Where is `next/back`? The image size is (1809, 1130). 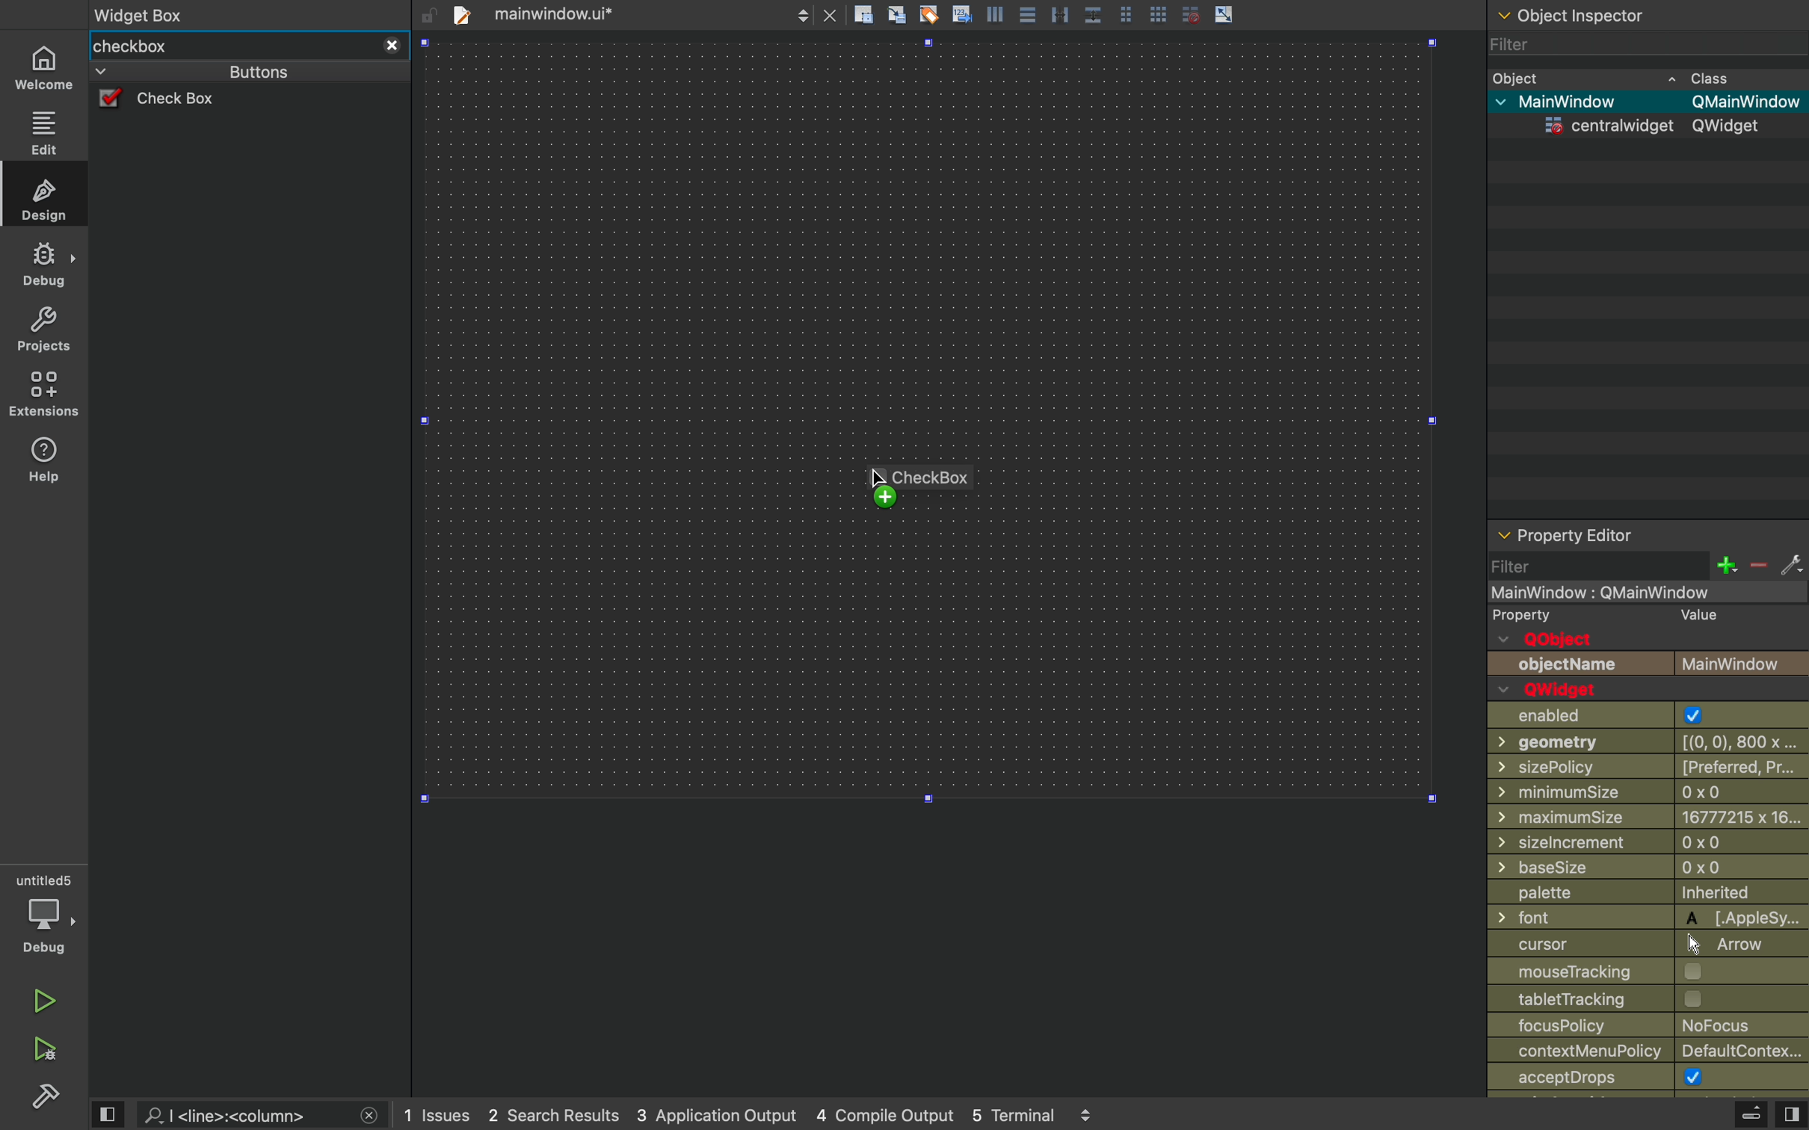
next/back is located at coordinates (803, 13).